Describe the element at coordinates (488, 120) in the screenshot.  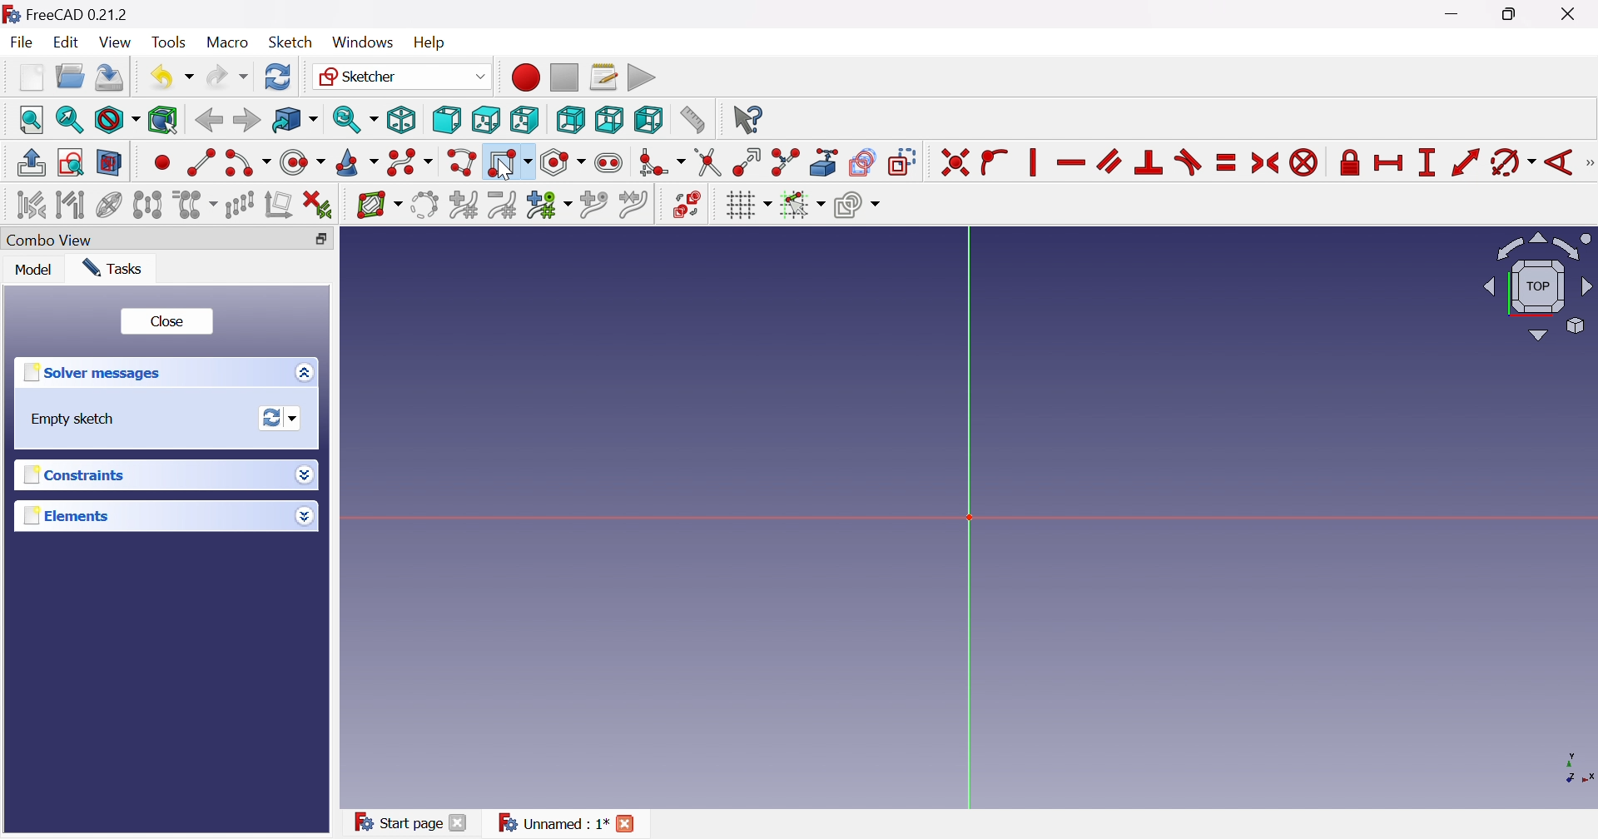
I see `Top` at that location.